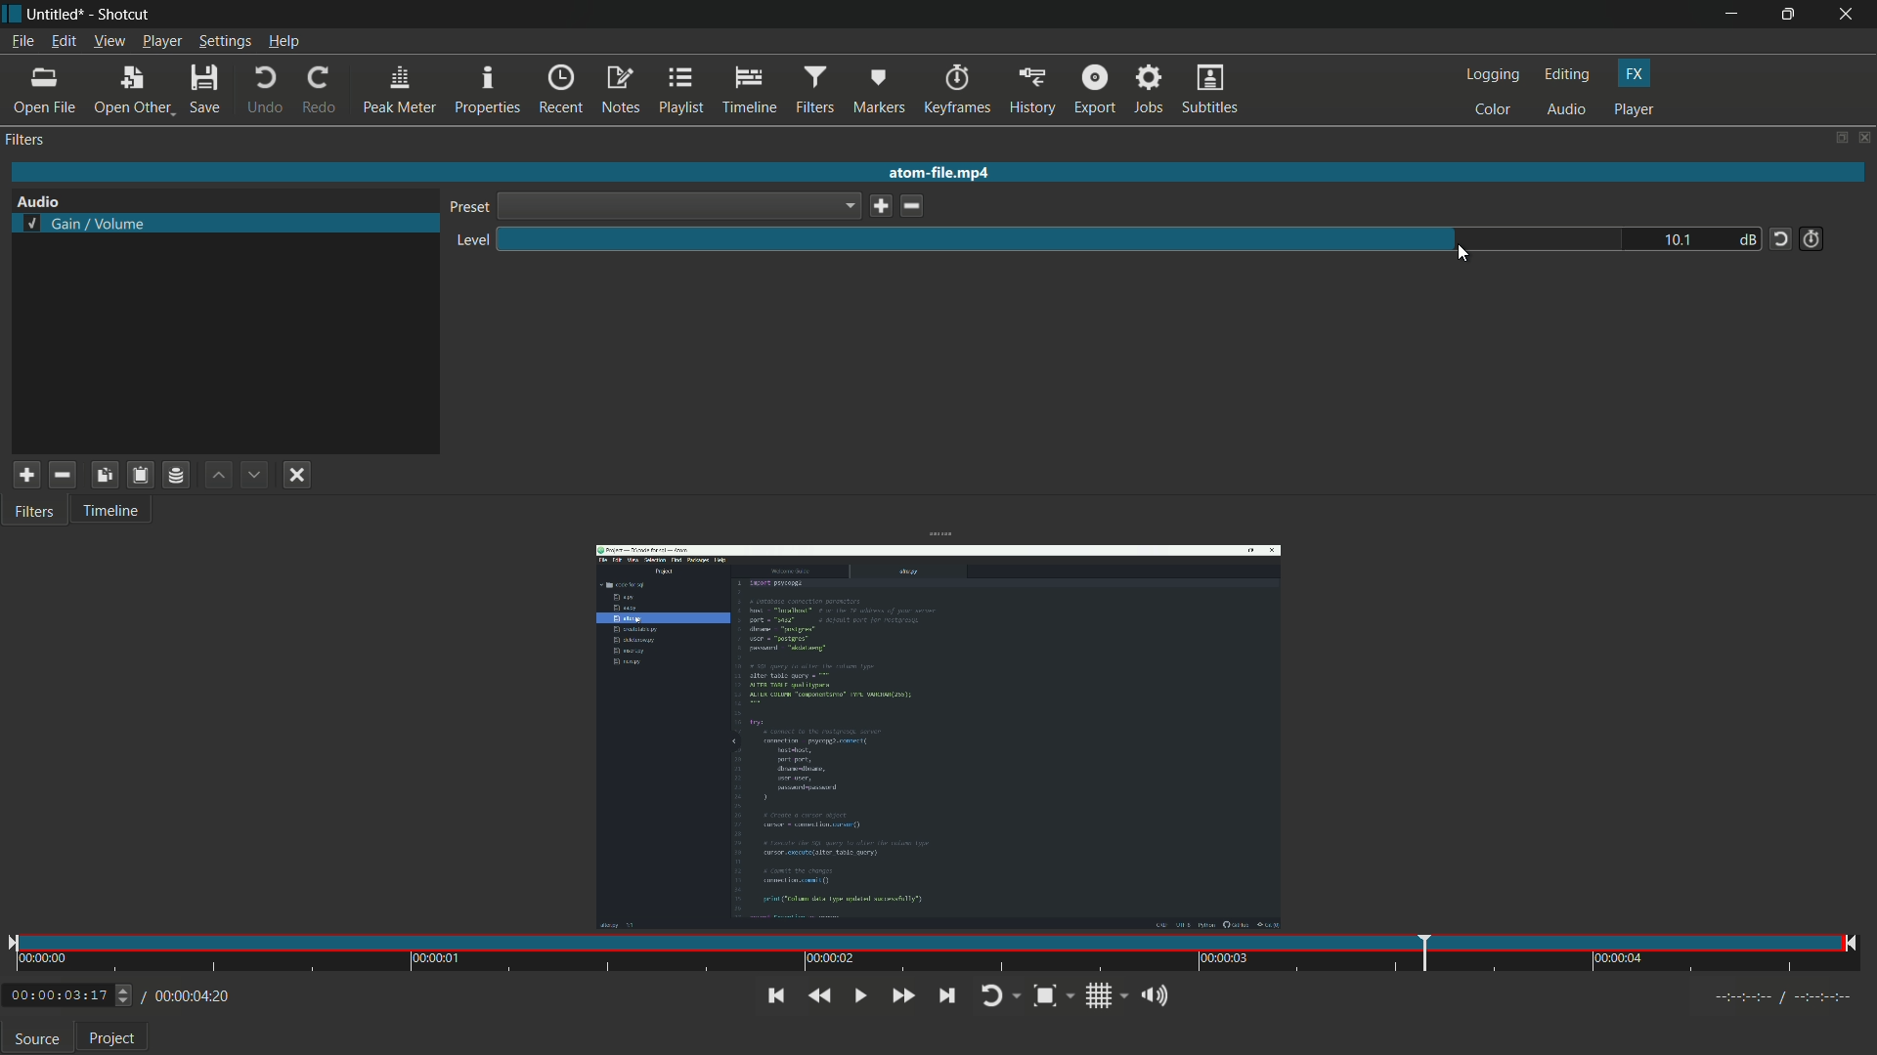  What do you see at coordinates (44, 196) in the screenshot?
I see `Audio` at bounding box center [44, 196].